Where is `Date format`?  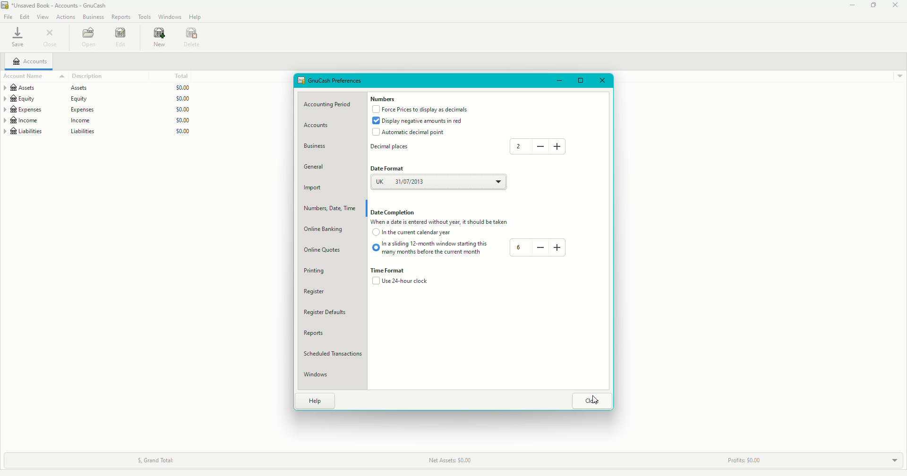 Date format is located at coordinates (387, 169).